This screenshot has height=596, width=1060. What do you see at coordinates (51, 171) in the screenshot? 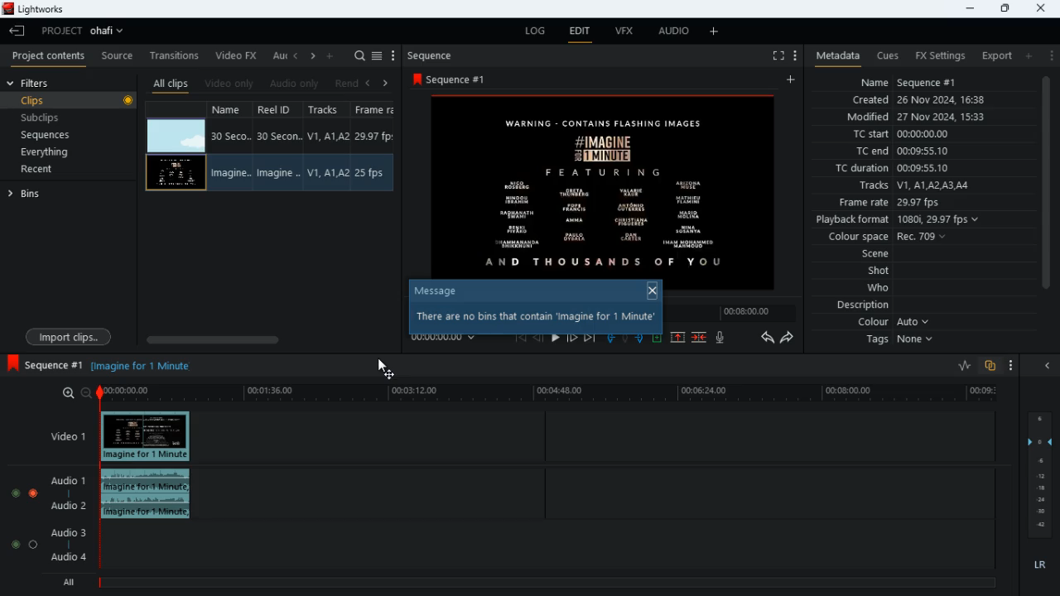
I see `recent` at bounding box center [51, 171].